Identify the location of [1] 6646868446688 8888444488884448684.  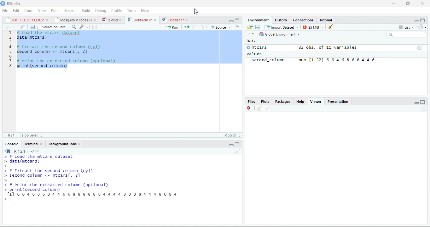
(91, 195).